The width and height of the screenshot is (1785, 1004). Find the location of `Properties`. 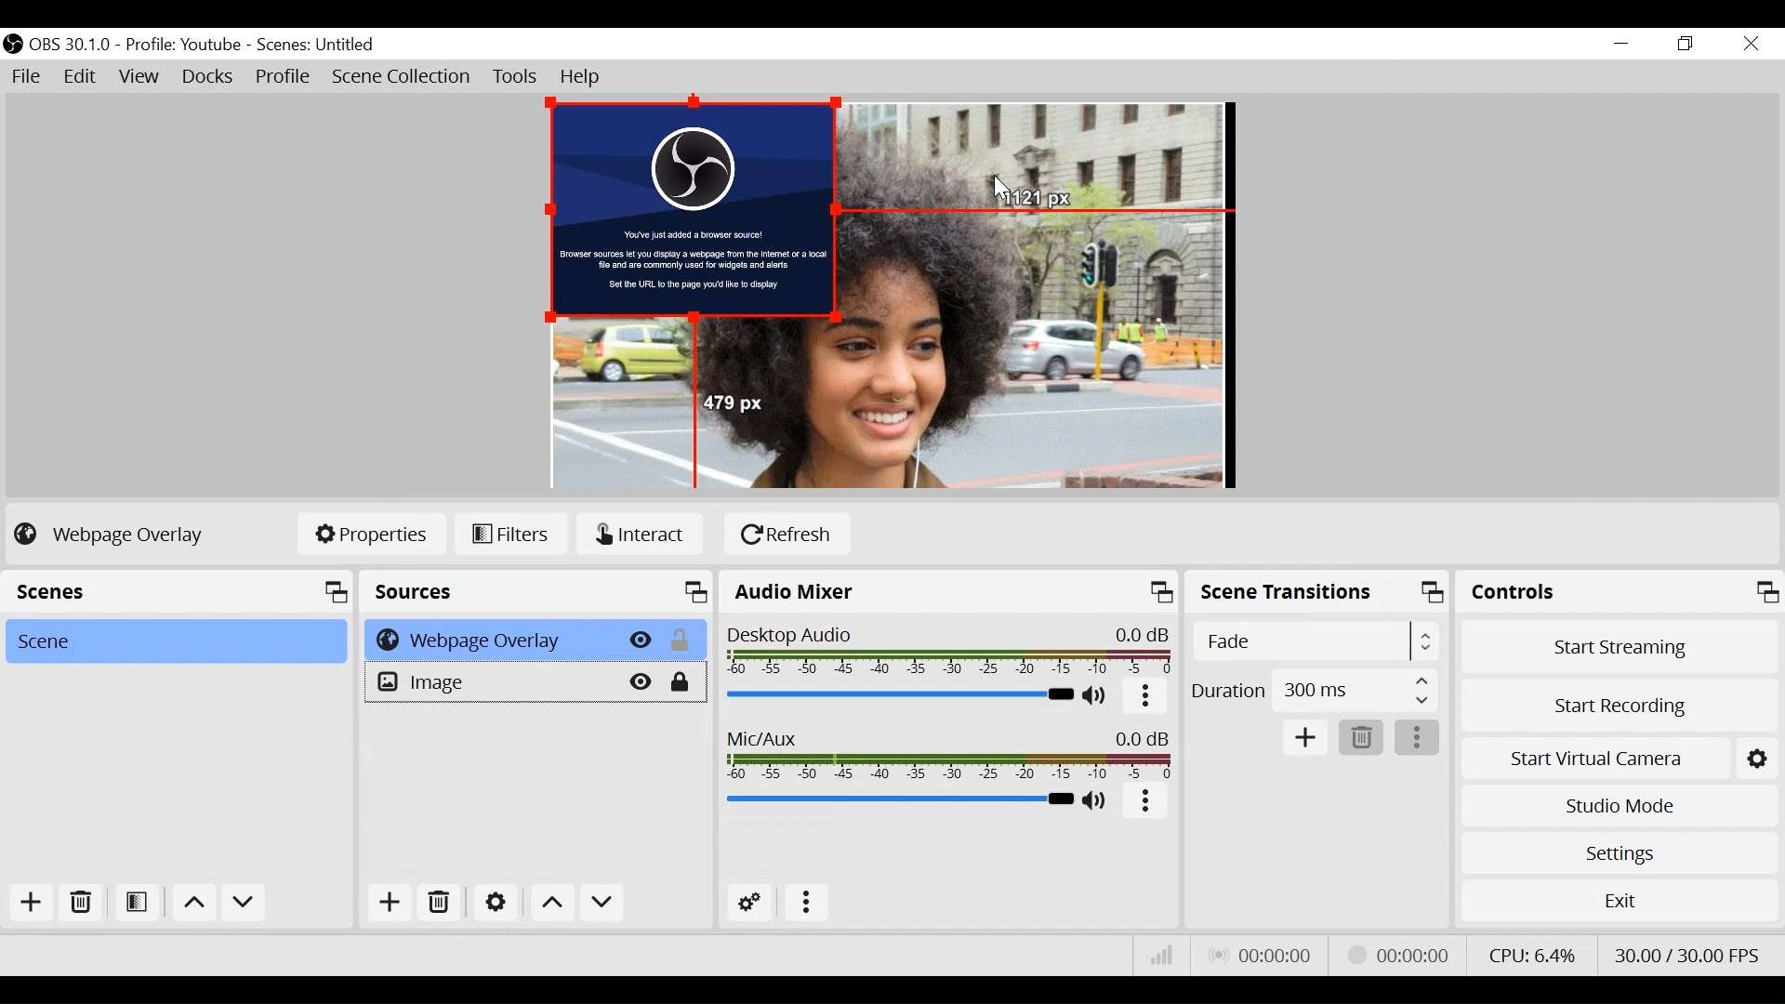

Properties is located at coordinates (372, 535).